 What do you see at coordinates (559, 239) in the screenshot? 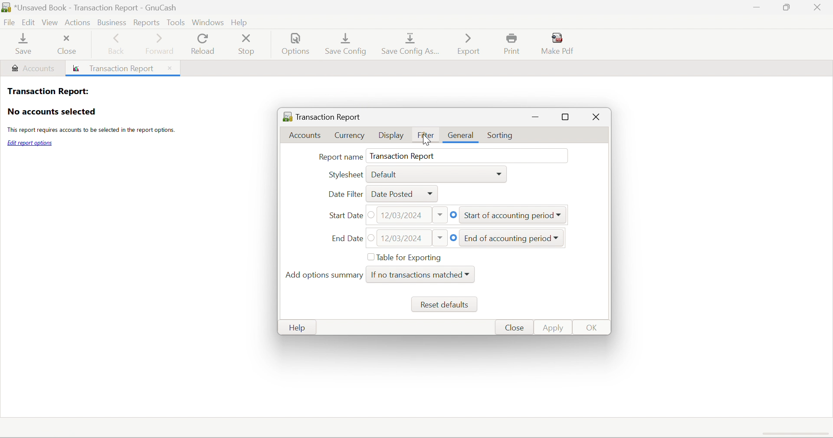
I see `Drop Down` at bounding box center [559, 239].